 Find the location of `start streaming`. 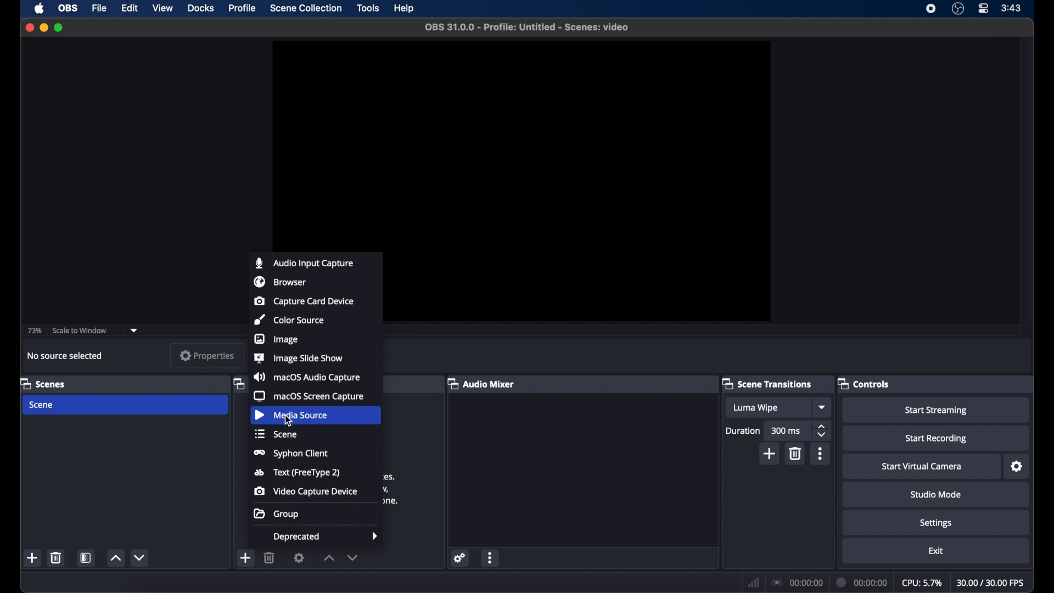

start streaming is located at coordinates (937, 411).